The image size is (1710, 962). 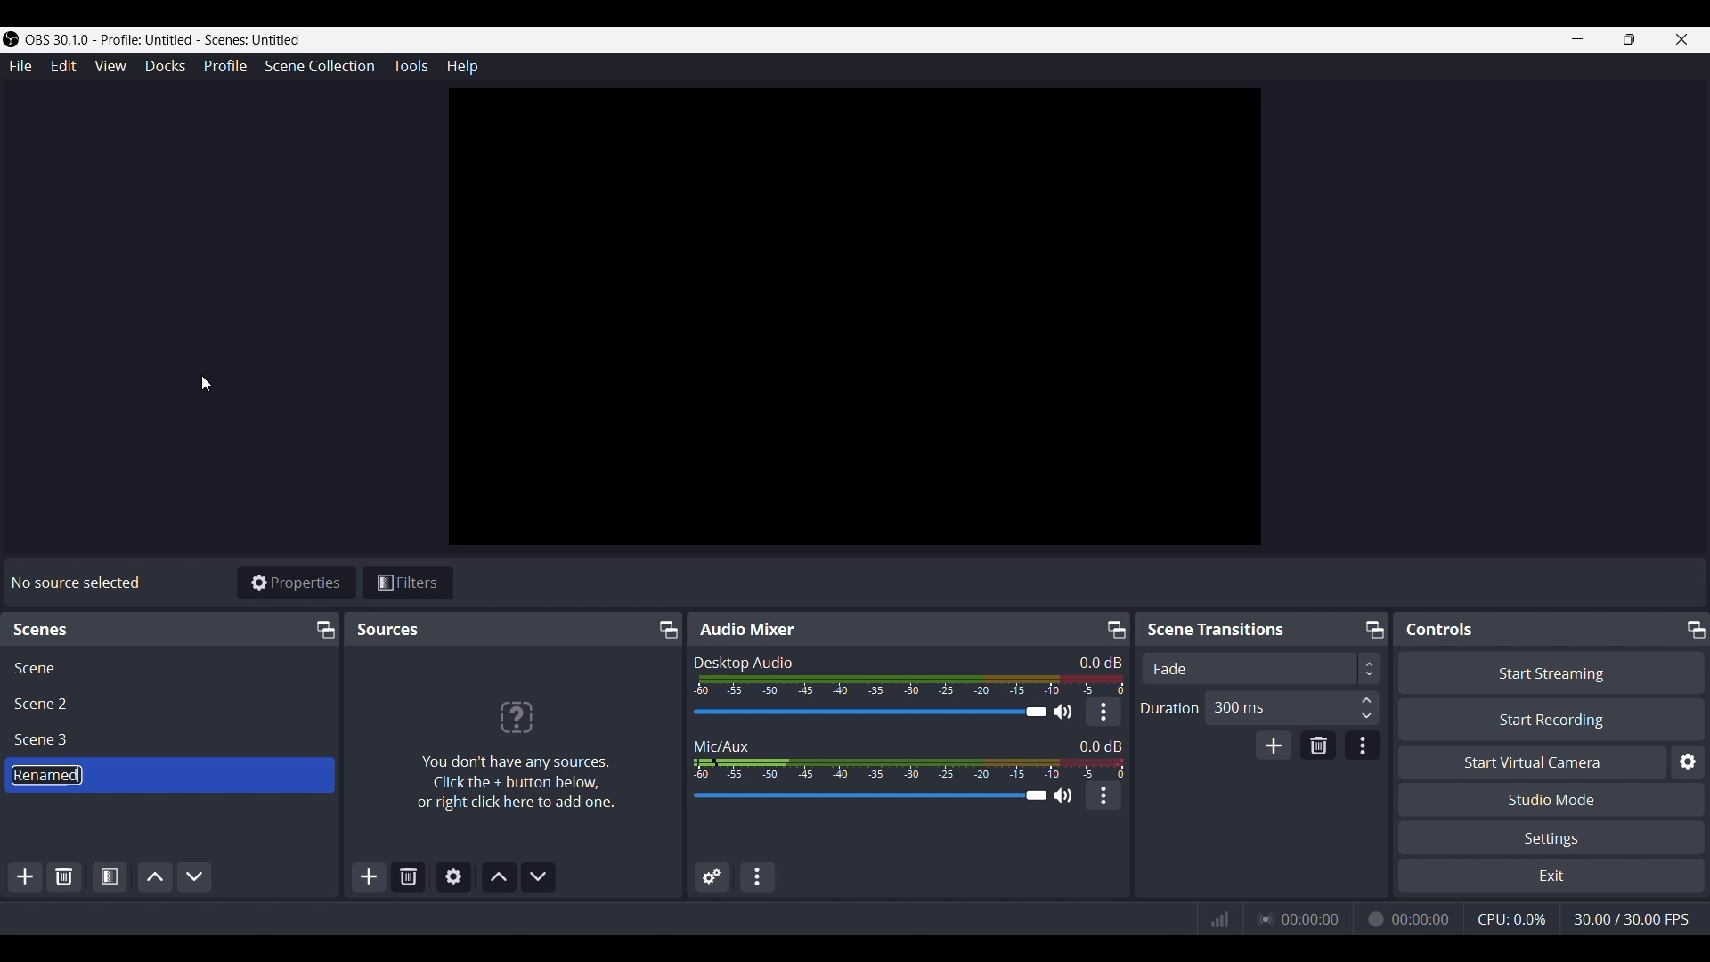 What do you see at coordinates (388, 629) in the screenshot?
I see `Sources` at bounding box center [388, 629].